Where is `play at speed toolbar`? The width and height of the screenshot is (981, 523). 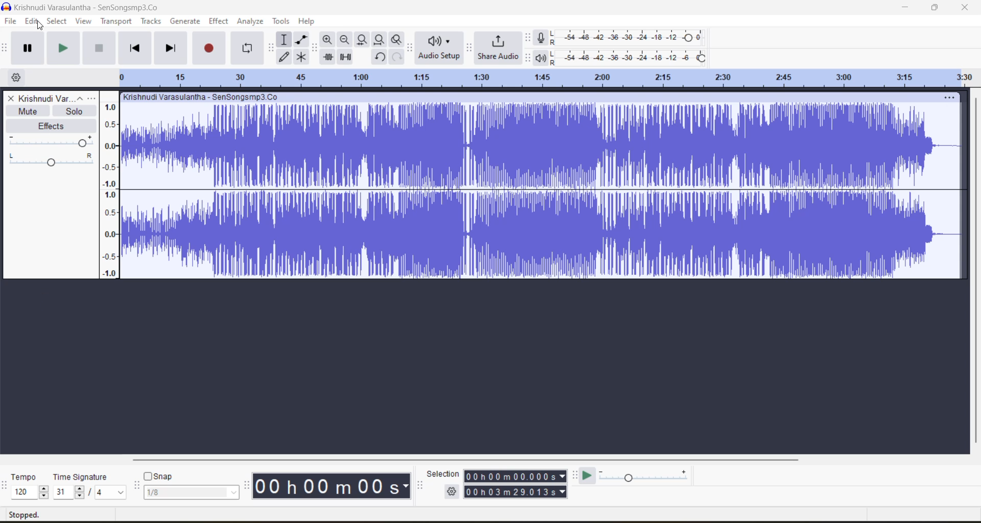 play at speed toolbar is located at coordinates (576, 476).